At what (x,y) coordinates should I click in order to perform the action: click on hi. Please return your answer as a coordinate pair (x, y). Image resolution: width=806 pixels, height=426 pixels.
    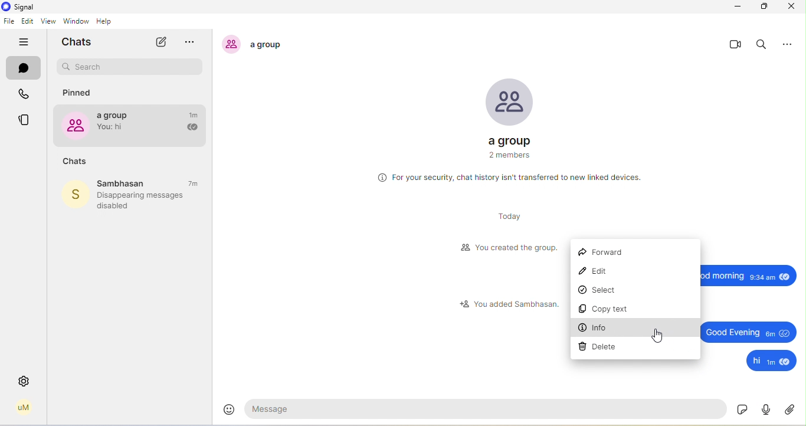
    Looking at the image, I should click on (772, 361).